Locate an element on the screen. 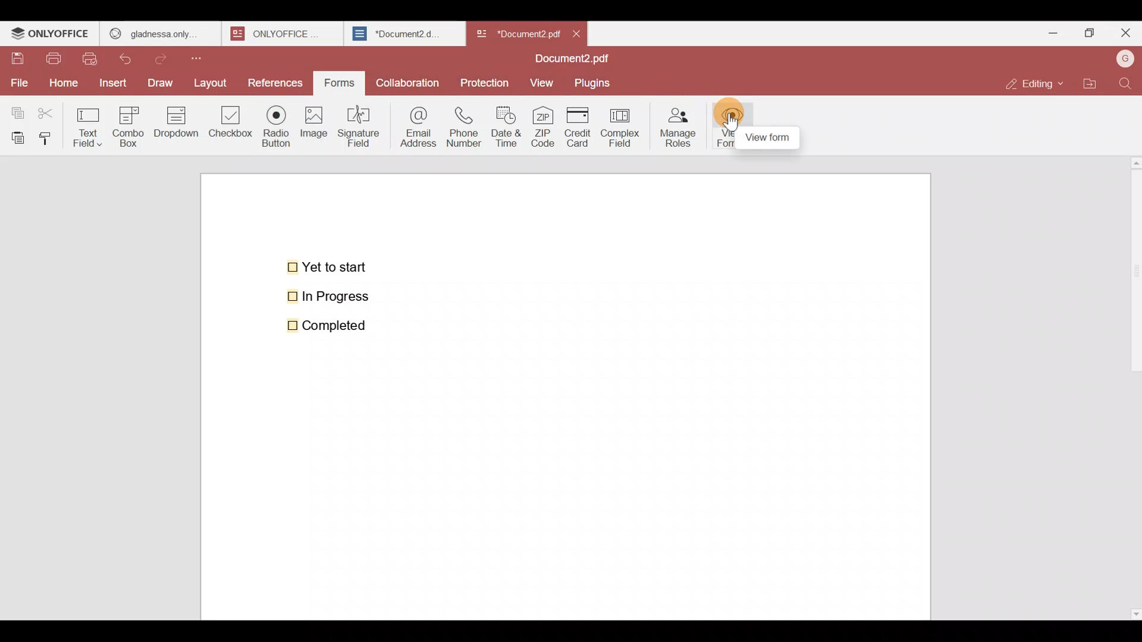  Credit card is located at coordinates (575, 128).